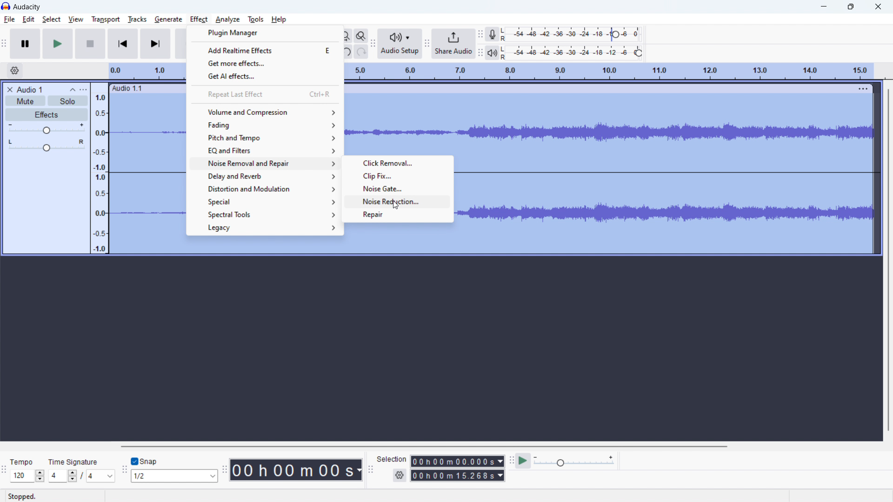  What do you see at coordinates (256, 20) in the screenshot?
I see `tools` at bounding box center [256, 20].